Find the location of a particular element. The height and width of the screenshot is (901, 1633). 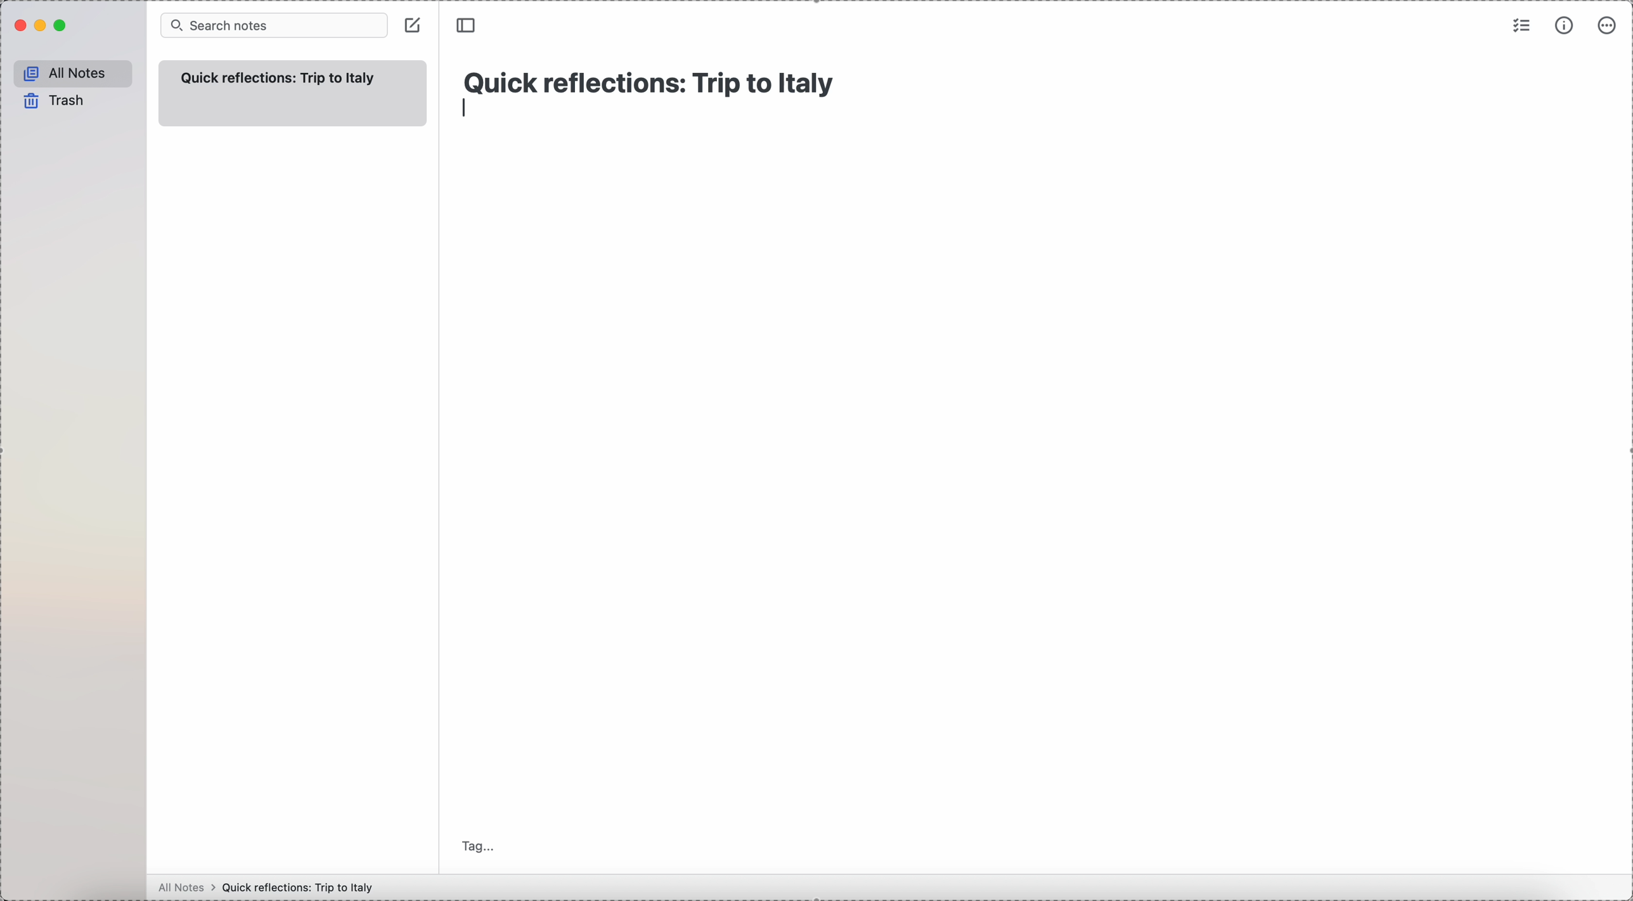

toggle sidebar is located at coordinates (468, 25).